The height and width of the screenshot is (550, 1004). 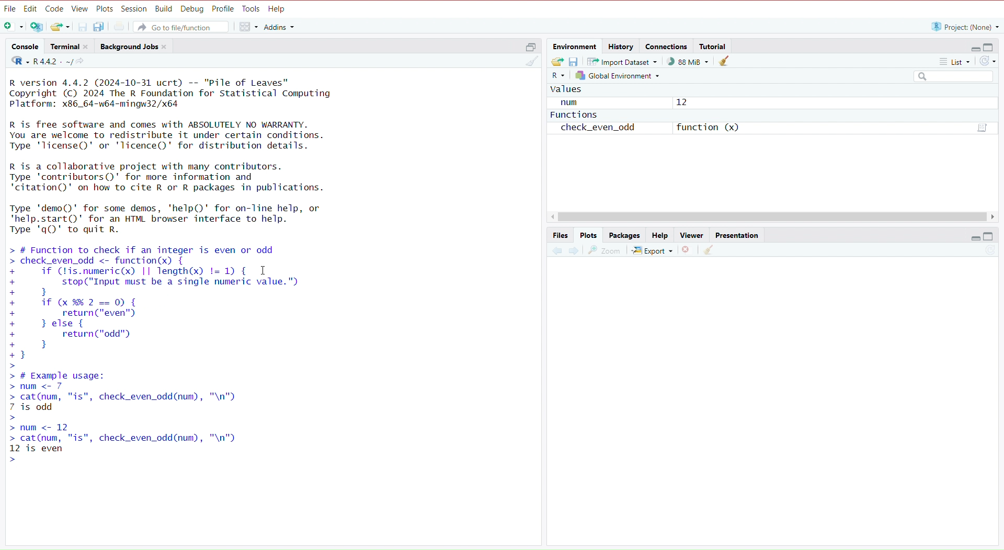 I want to click on build, so click(x=164, y=9).